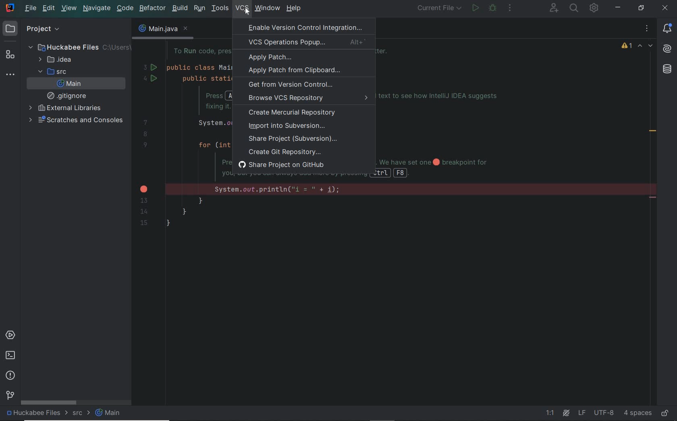 The height and width of the screenshot is (421, 677). I want to click on enable version control integration, so click(303, 27).